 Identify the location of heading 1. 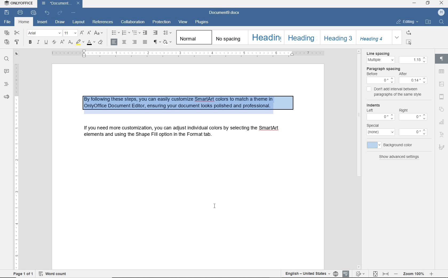
(266, 37).